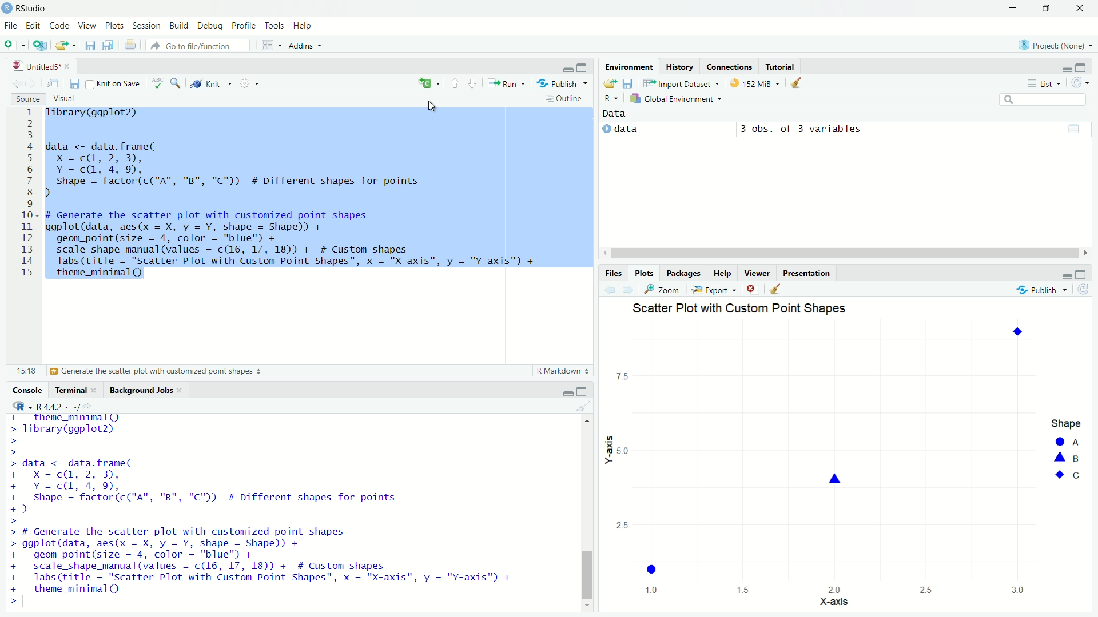 This screenshot has width=1098, height=617. I want to click on Next plot, so click(627, 290).